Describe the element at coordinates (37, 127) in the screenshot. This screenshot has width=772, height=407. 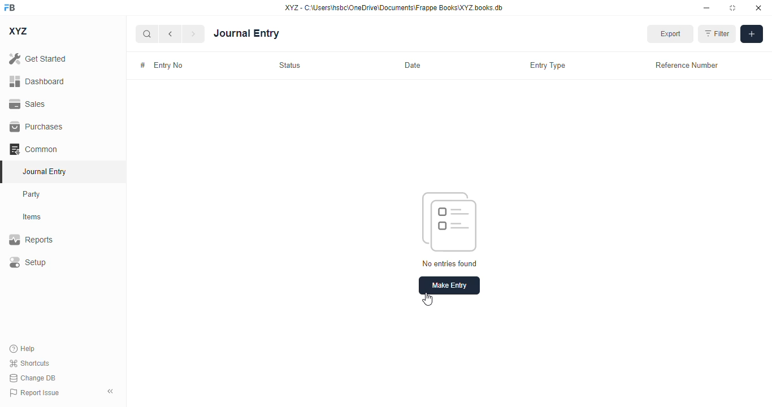
I see `purchases` at that location.